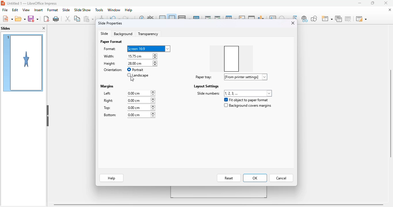  Describe the element at coordinates (3, 3) in the screenshot. I see `logo` at that location.